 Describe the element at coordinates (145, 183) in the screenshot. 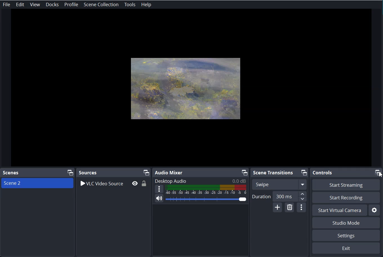

I see `Lock` at that location.